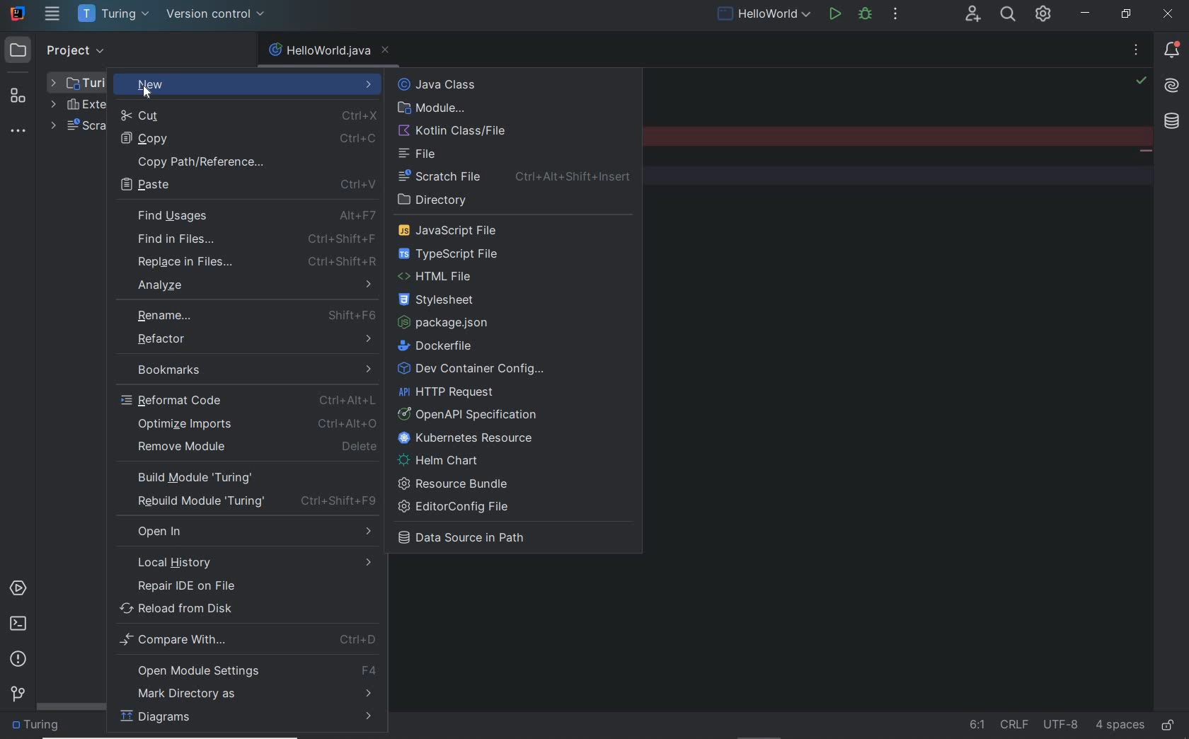  I want to click on data source in path, so click(472, 540).